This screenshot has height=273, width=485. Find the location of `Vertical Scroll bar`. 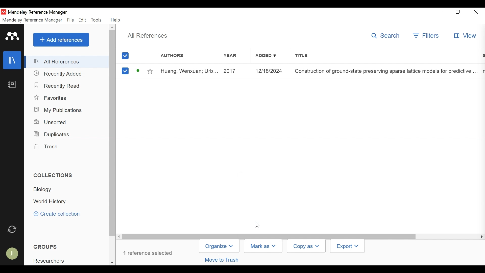

Vertical Scroll bar is located at coordinates (113, 133).